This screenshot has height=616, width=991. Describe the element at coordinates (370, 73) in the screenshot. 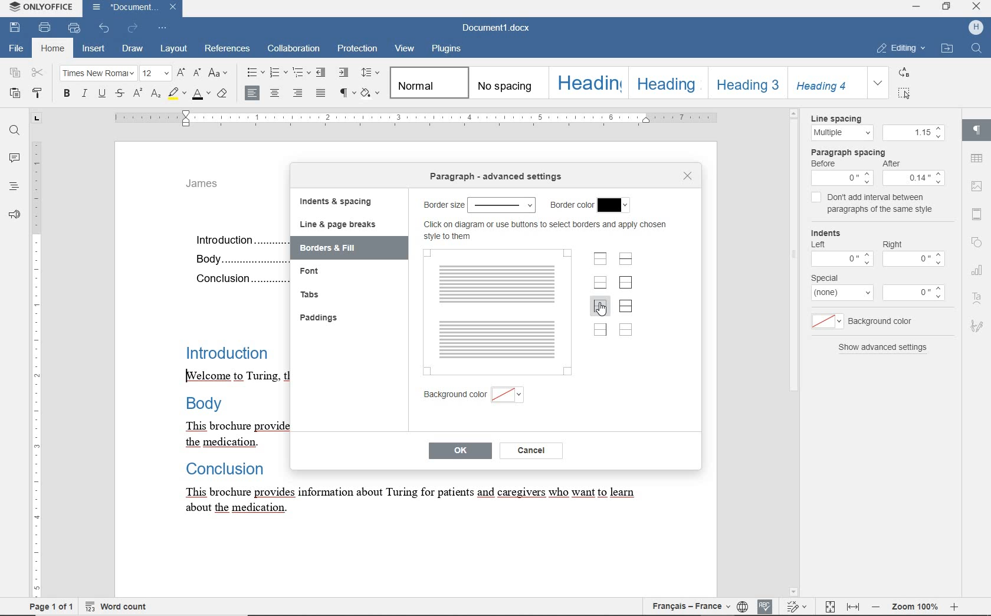

I see `paragraph line spacing` at that location.